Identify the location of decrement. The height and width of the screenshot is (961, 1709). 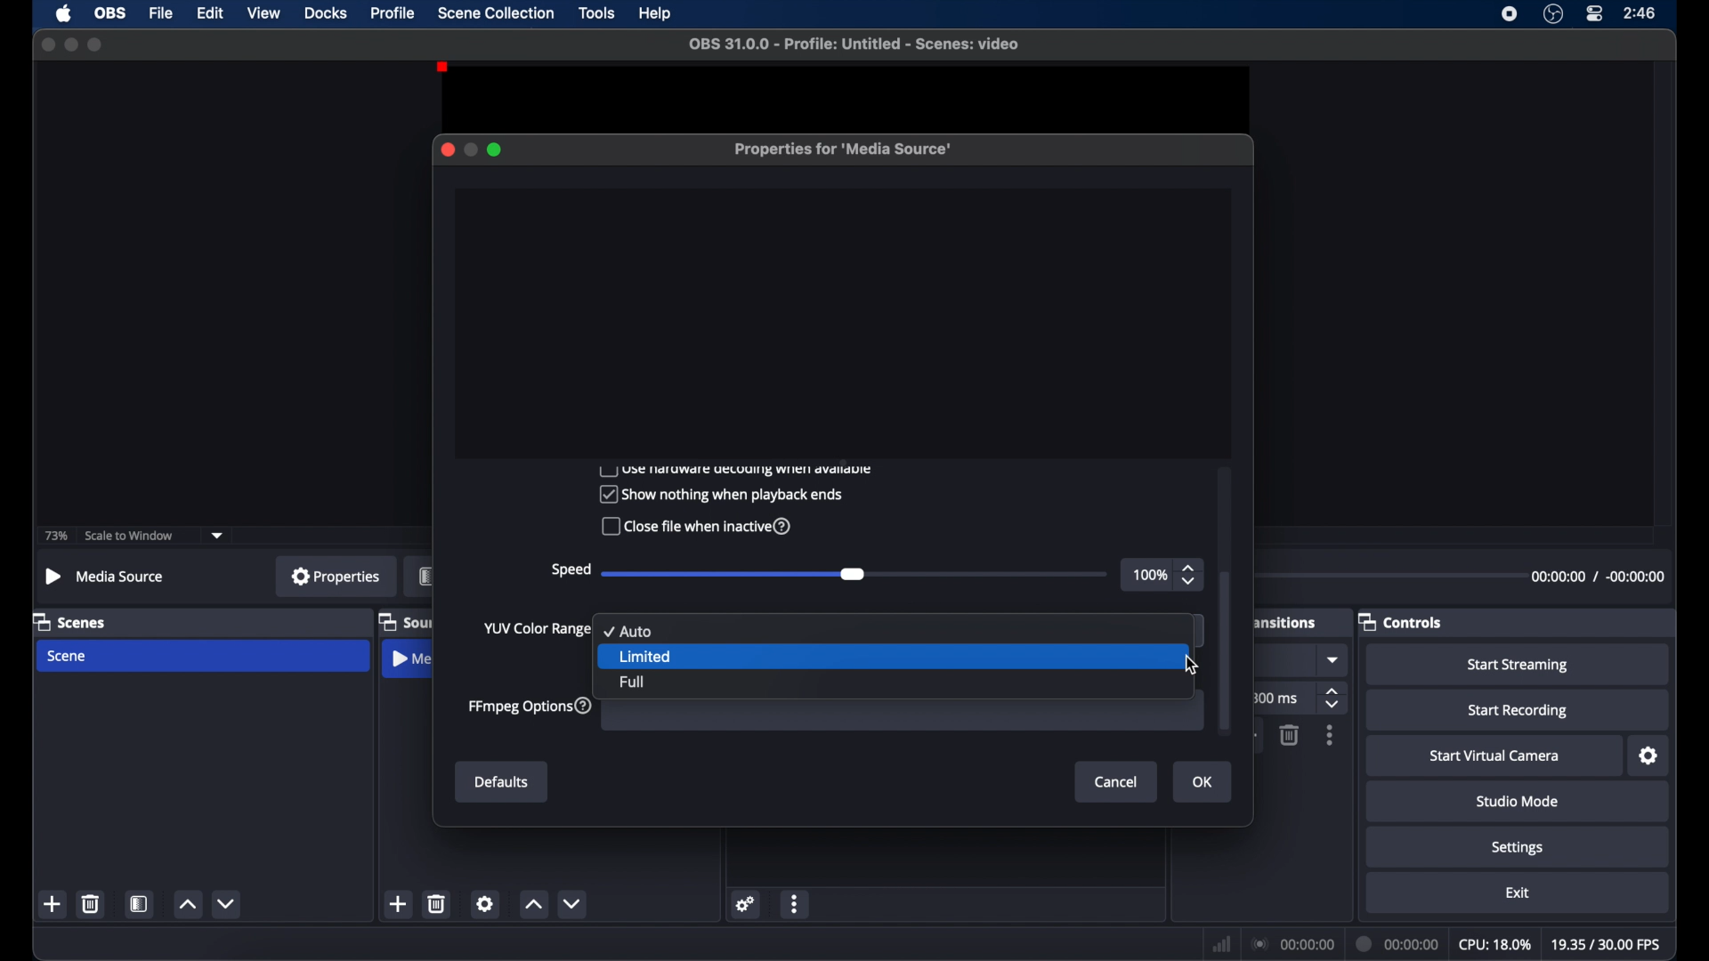
(576, 904).